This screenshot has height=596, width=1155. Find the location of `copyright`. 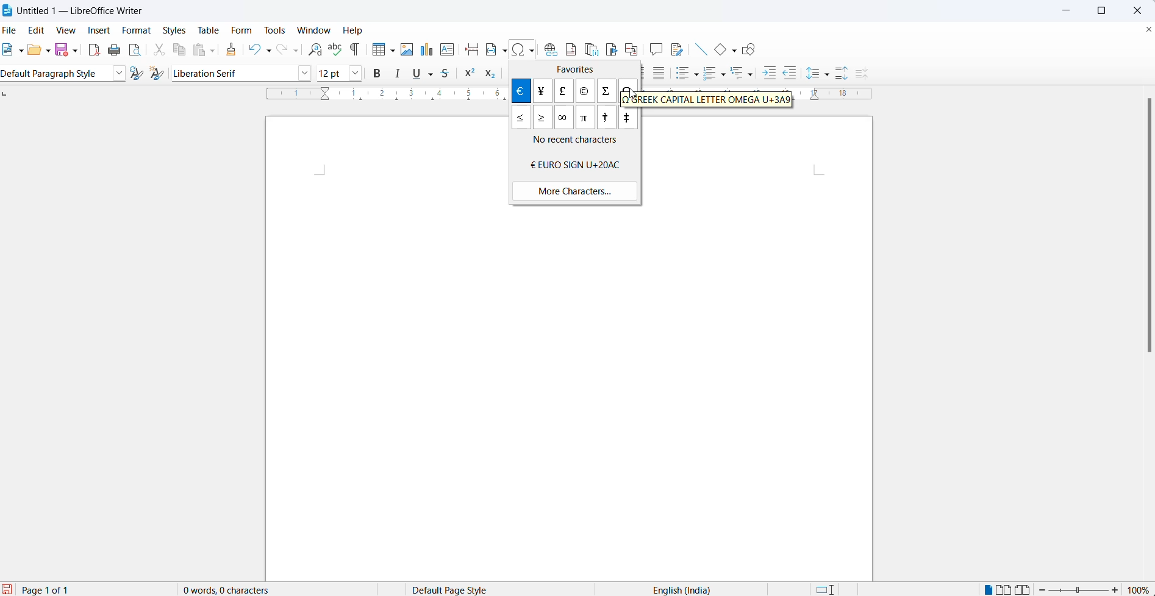

copyright is located at coordinates (584, 92).